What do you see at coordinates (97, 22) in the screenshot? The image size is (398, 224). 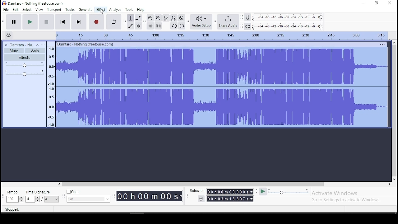 I see `record` at bounding box center [97, 22].